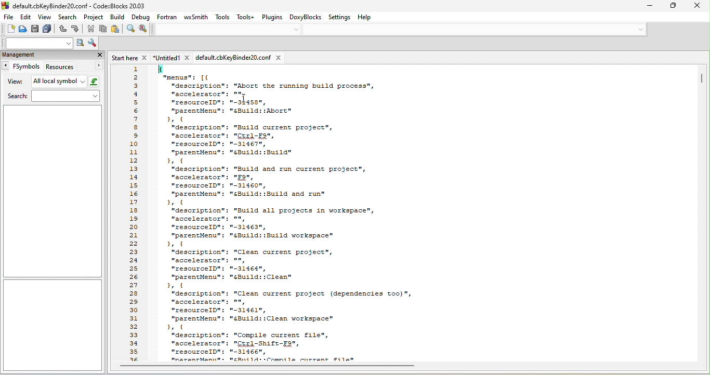 This screenshot has width=710, height=375. Describe the element at coordinates (370, 18) in the screenshot. I see `help` at that location.